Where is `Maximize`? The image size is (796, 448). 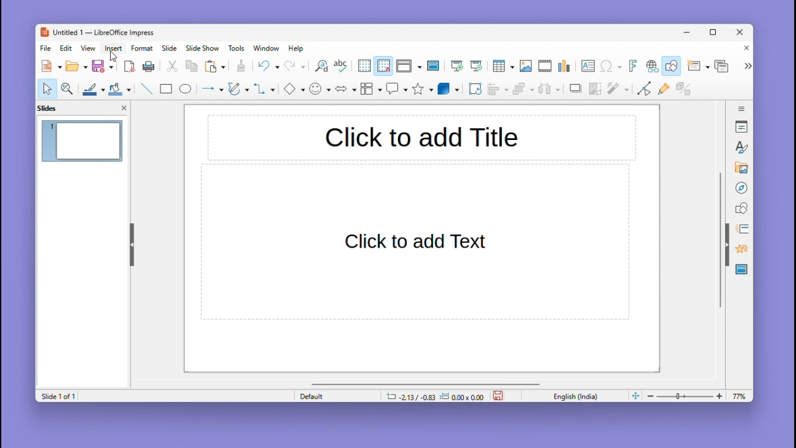
Maximize is located at coordinates (715, 34).